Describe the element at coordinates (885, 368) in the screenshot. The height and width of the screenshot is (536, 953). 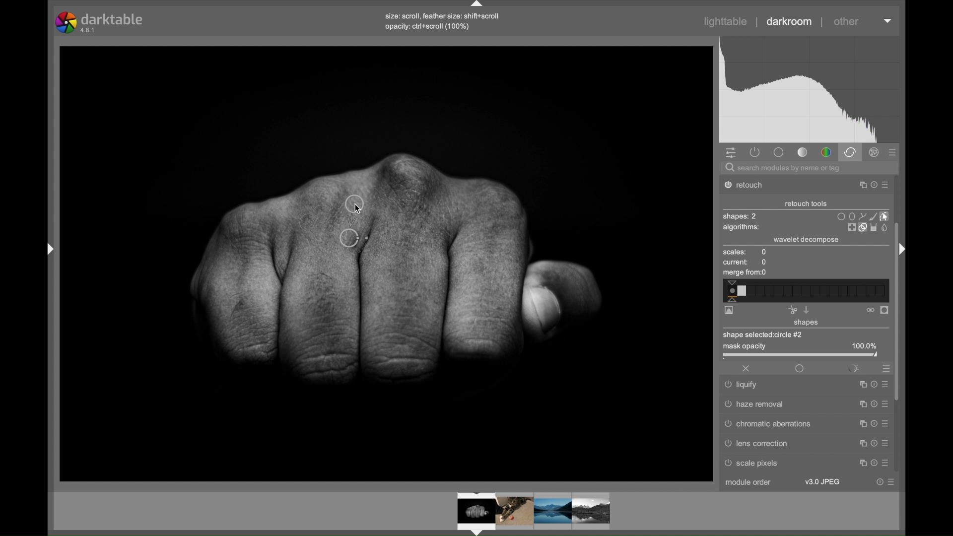
I see `presets` at that location.